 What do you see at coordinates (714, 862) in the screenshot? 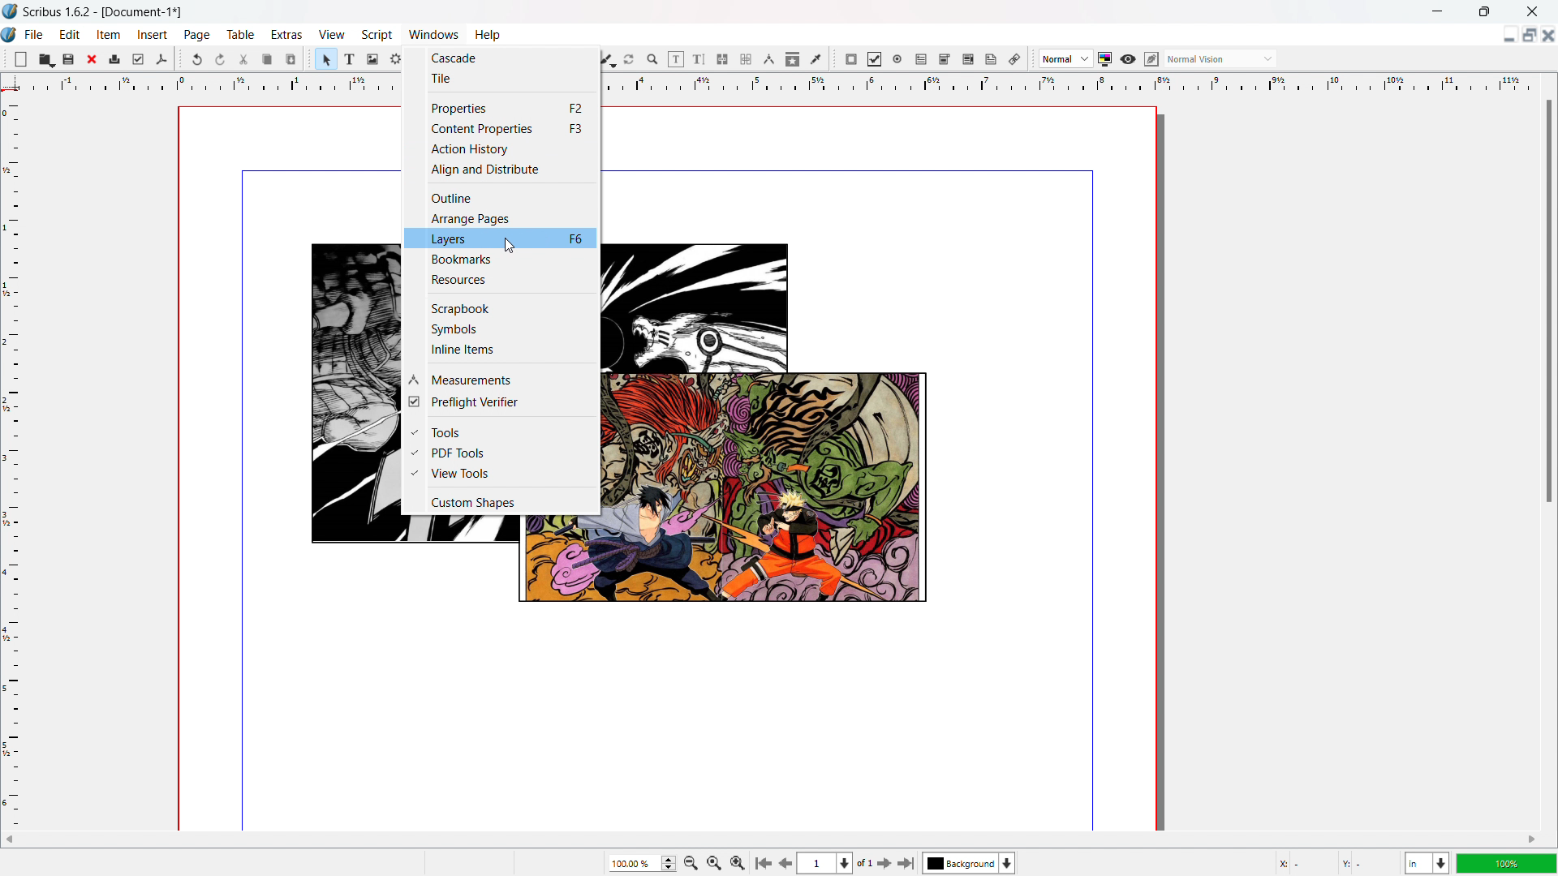
I see `zoom to 1005` at bounding box center [714, 862].